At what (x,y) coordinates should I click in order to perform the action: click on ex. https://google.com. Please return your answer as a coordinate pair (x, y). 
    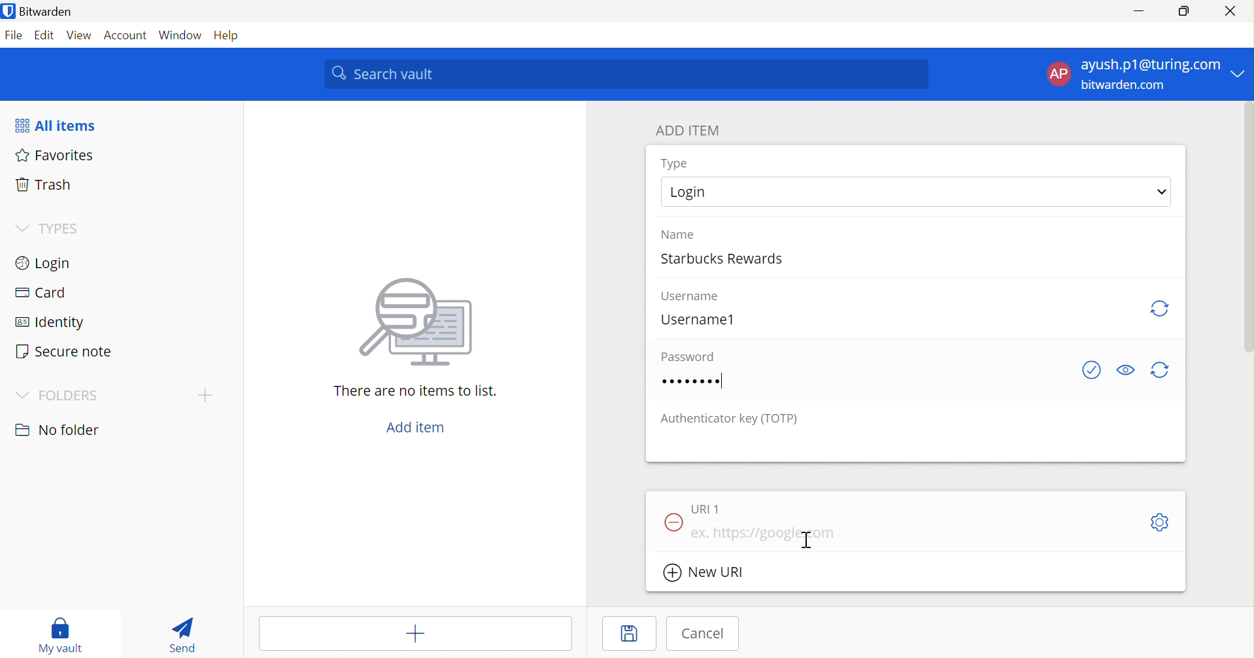
    Looking at the image, I should click on (772, 534).